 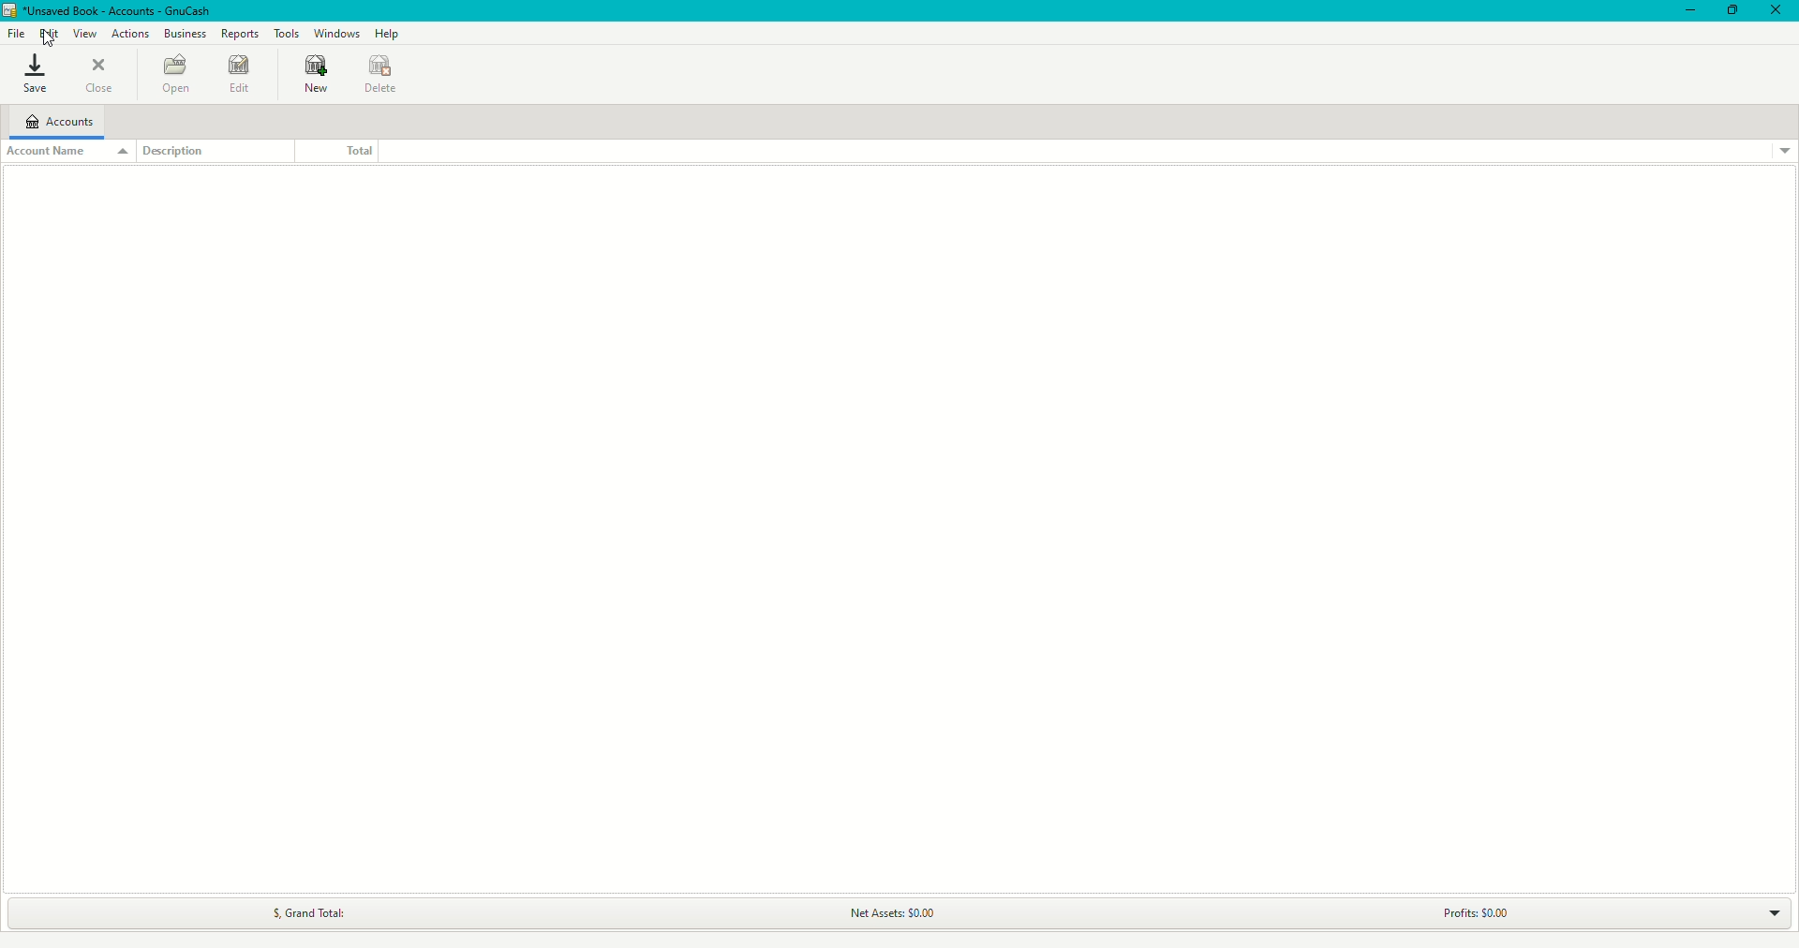 What do you see at coordinates (82, 34) in the screenshot?
I see `View` at bounding box center [82, 34].